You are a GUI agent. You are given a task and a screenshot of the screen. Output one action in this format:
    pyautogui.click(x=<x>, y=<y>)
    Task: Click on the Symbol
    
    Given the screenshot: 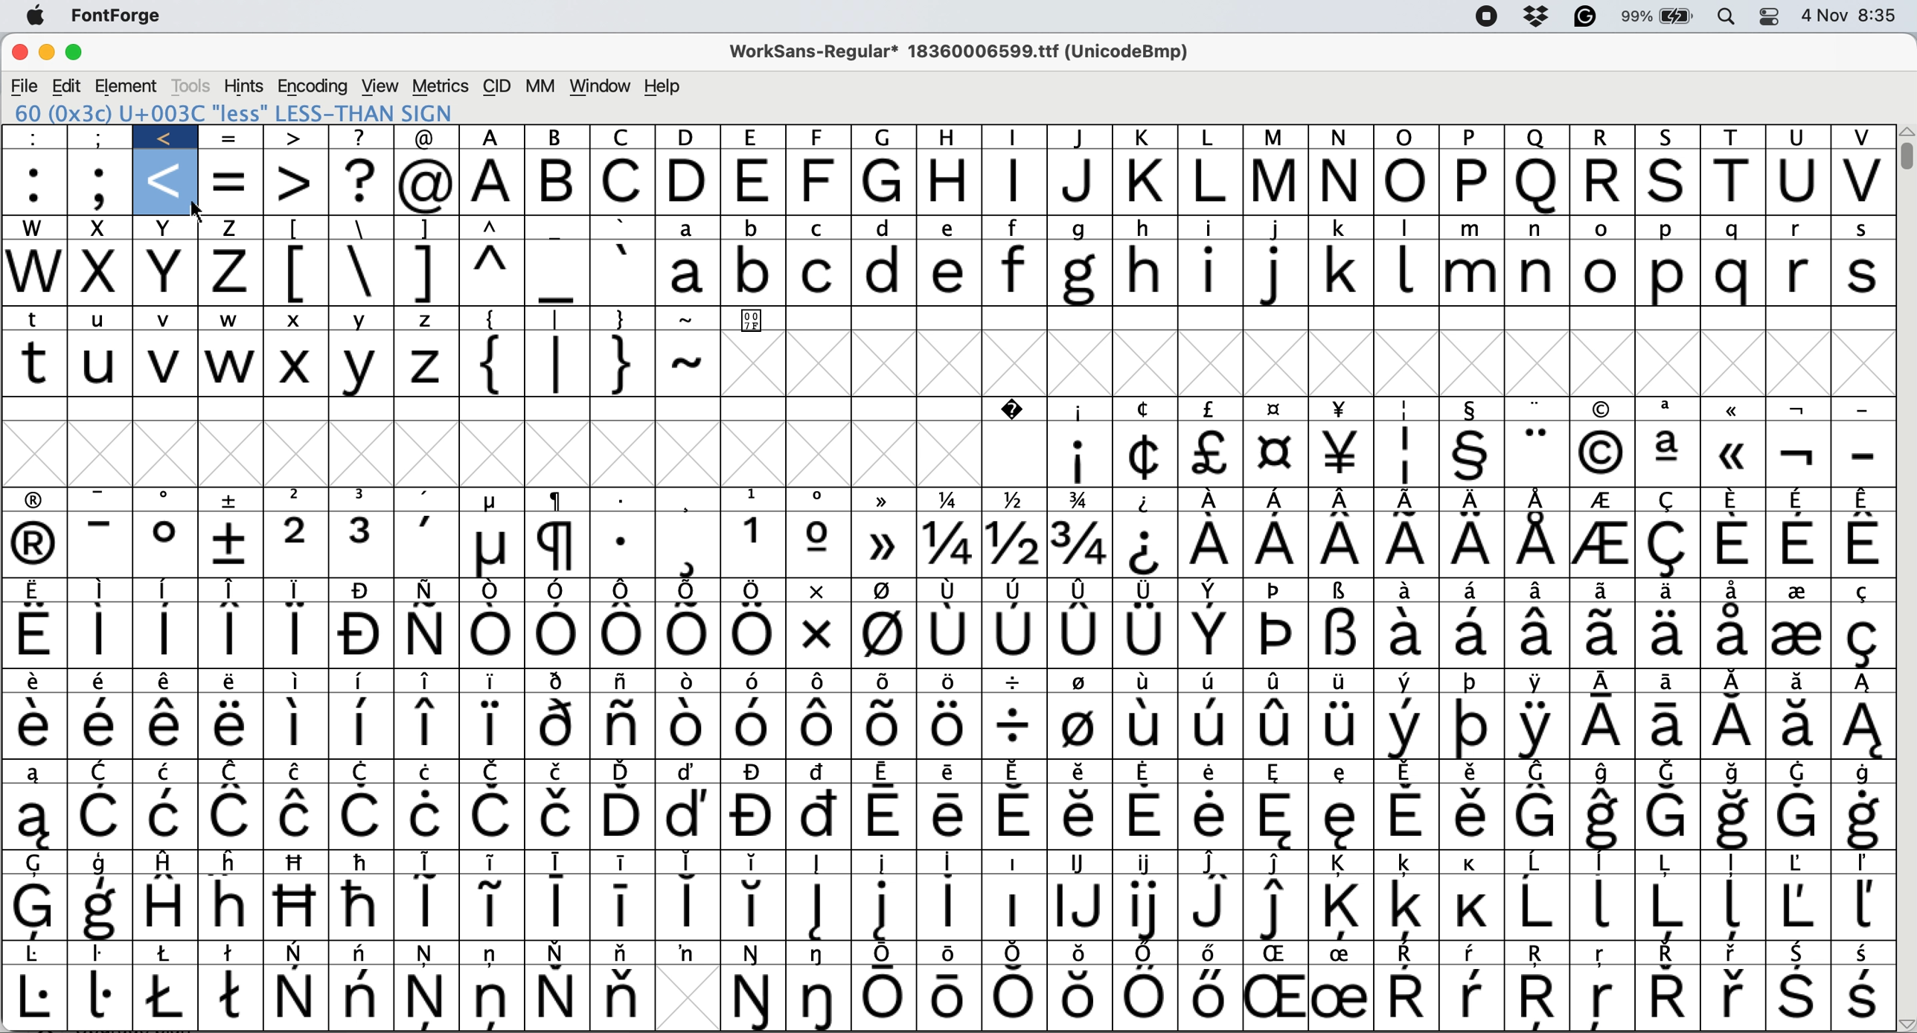 What is the action you would take?
    pyautogui.click(x=688, y=549)
    